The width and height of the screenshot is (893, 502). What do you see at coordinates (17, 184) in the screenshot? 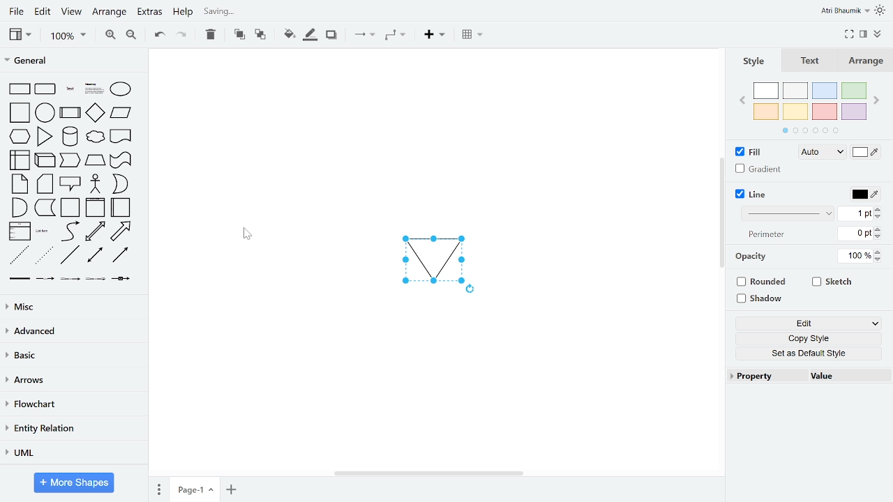
I see `note` at bounding box center [17, 184].